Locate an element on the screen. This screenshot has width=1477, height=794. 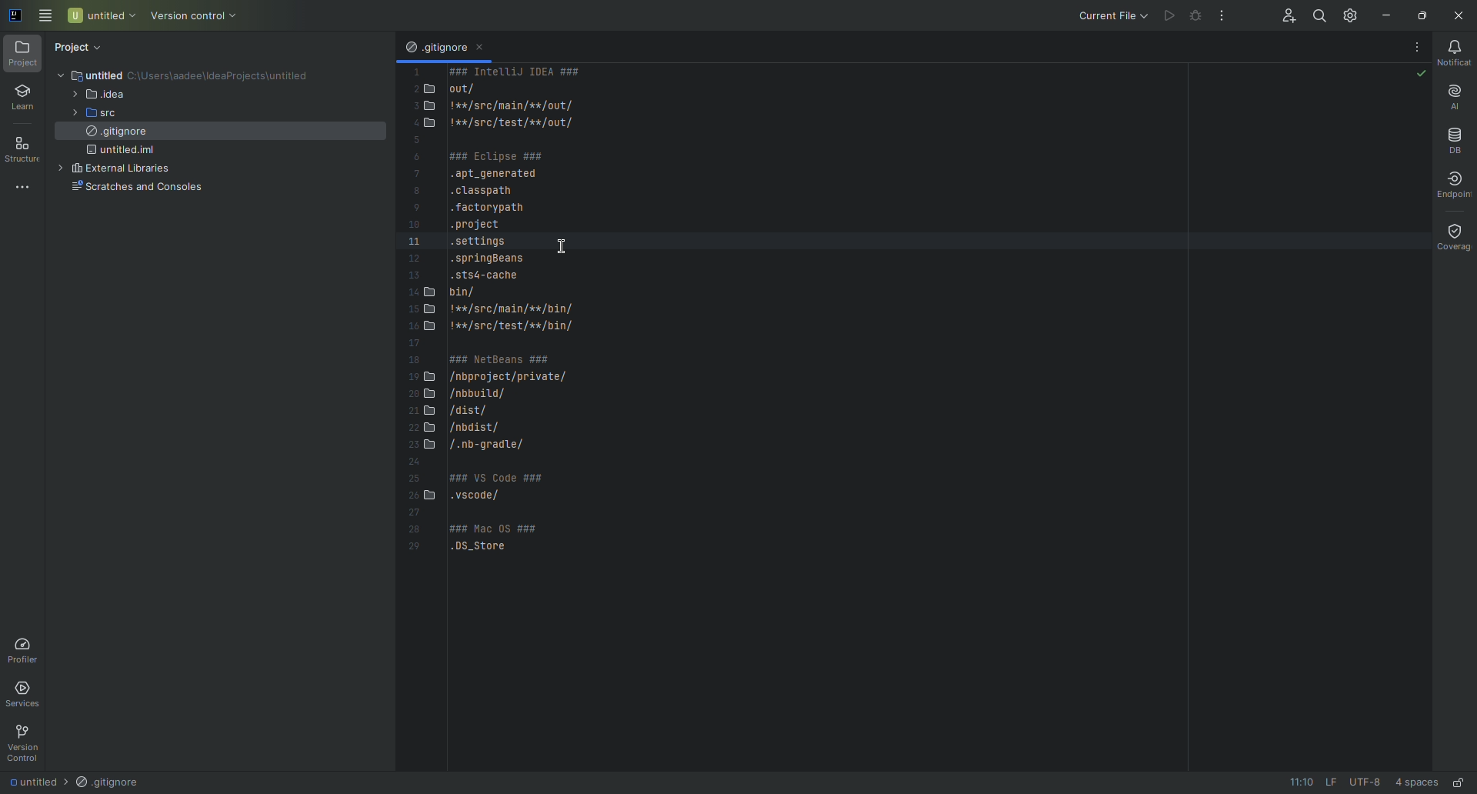
I-beam cursor is located at coordinates (568, 247).